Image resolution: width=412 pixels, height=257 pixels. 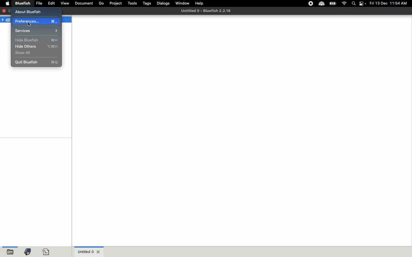 I want to click on Notification, so click(x=363, y=4).